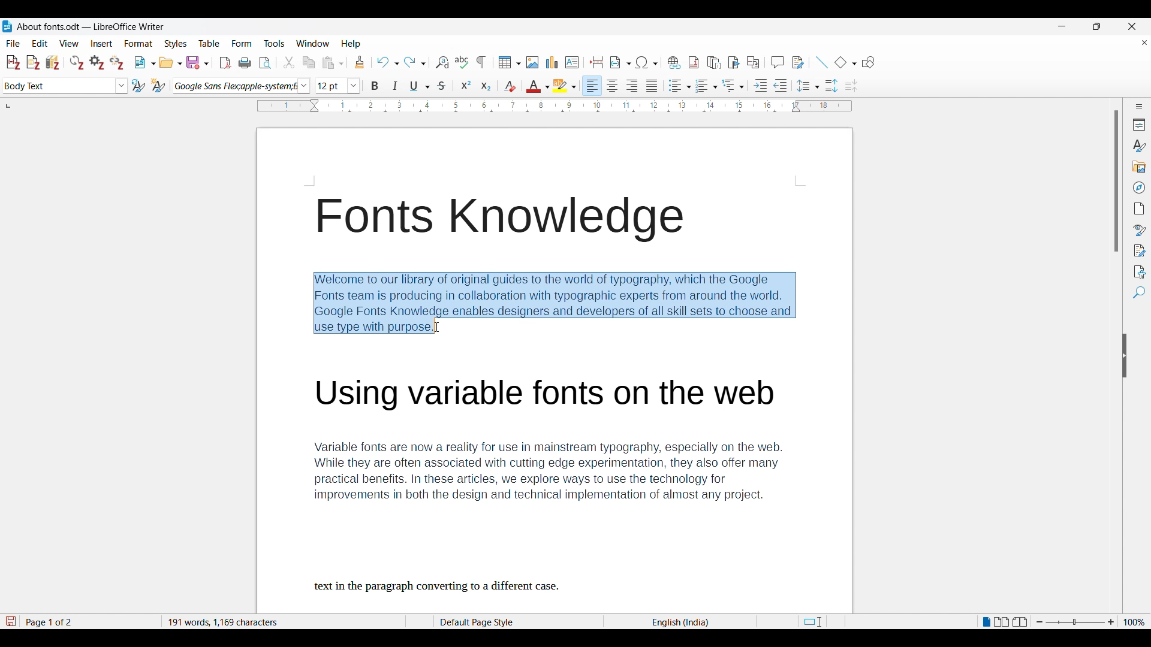 The image size is (1151, 647). I want to click on File menu, so click(13, 44).